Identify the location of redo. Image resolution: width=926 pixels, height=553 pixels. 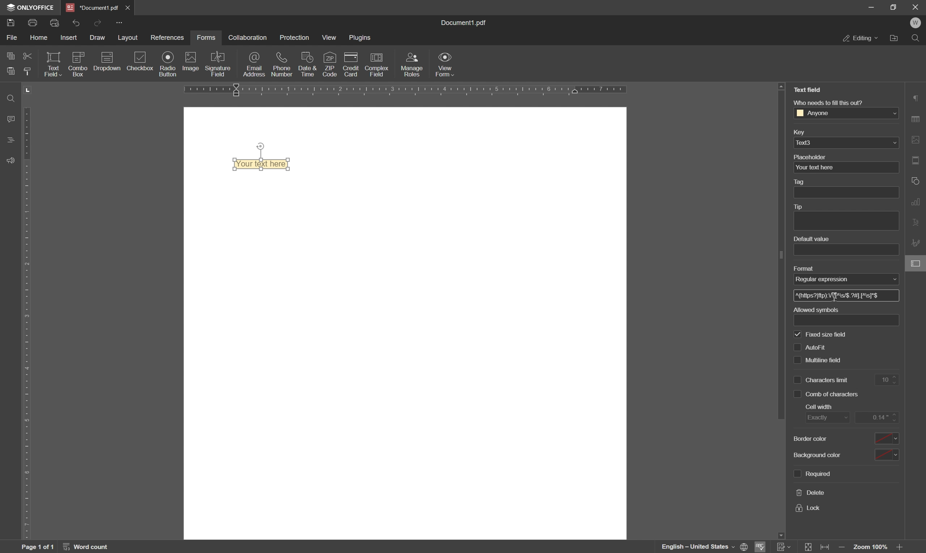
(98, 22).